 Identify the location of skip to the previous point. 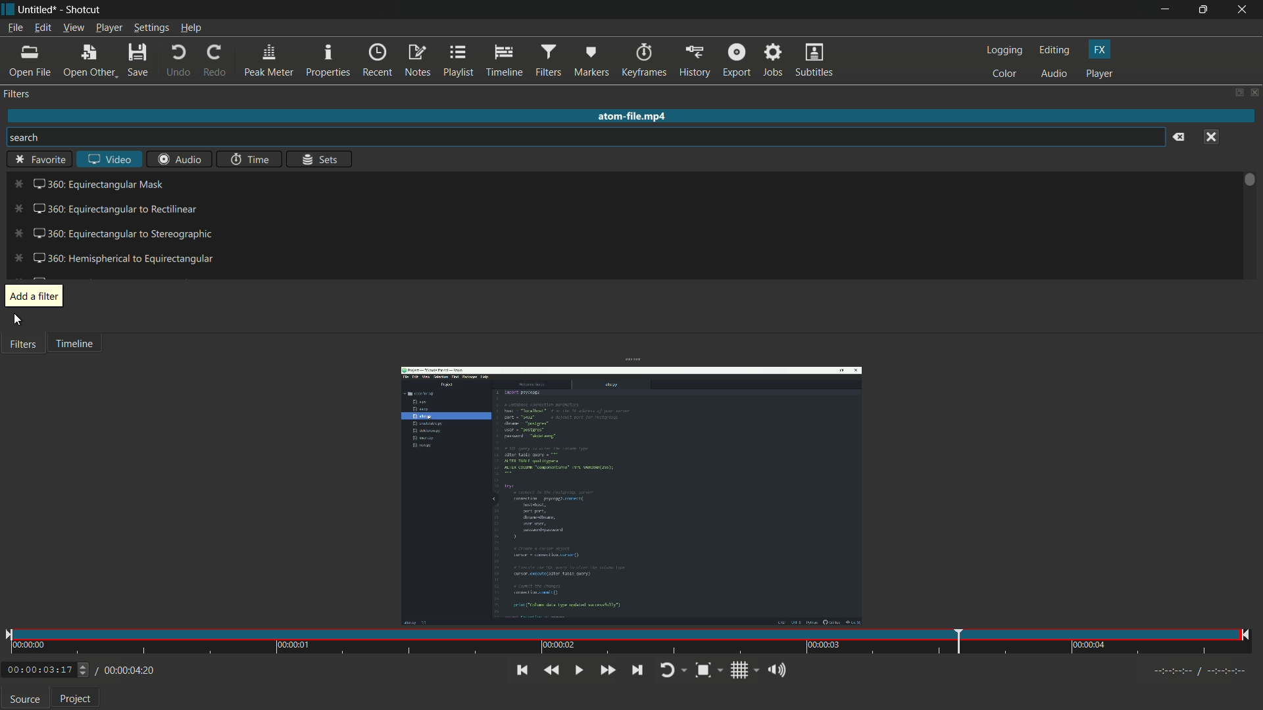
(522, 671).